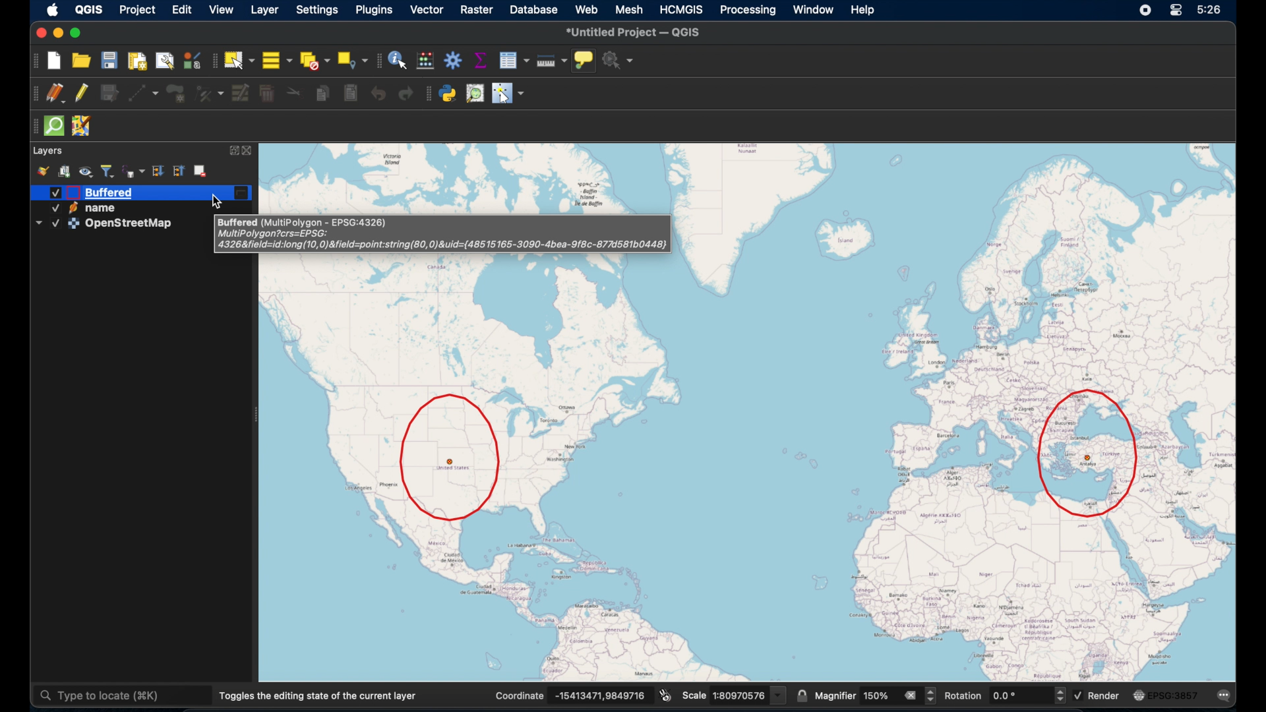 Image resolution: width=1266 pixels, height=712 pixels. Describe the element at coordinates (209, 92) in the screenshot. I see `vertex tool` at that location.